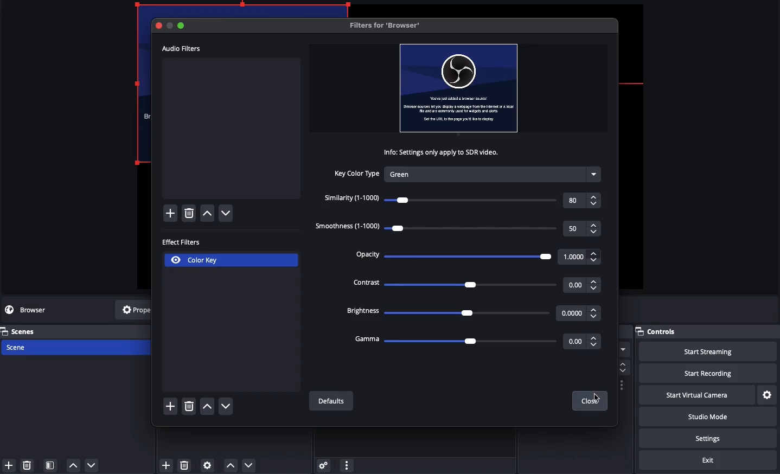  I want to click on Cutton, so click(170, 24).